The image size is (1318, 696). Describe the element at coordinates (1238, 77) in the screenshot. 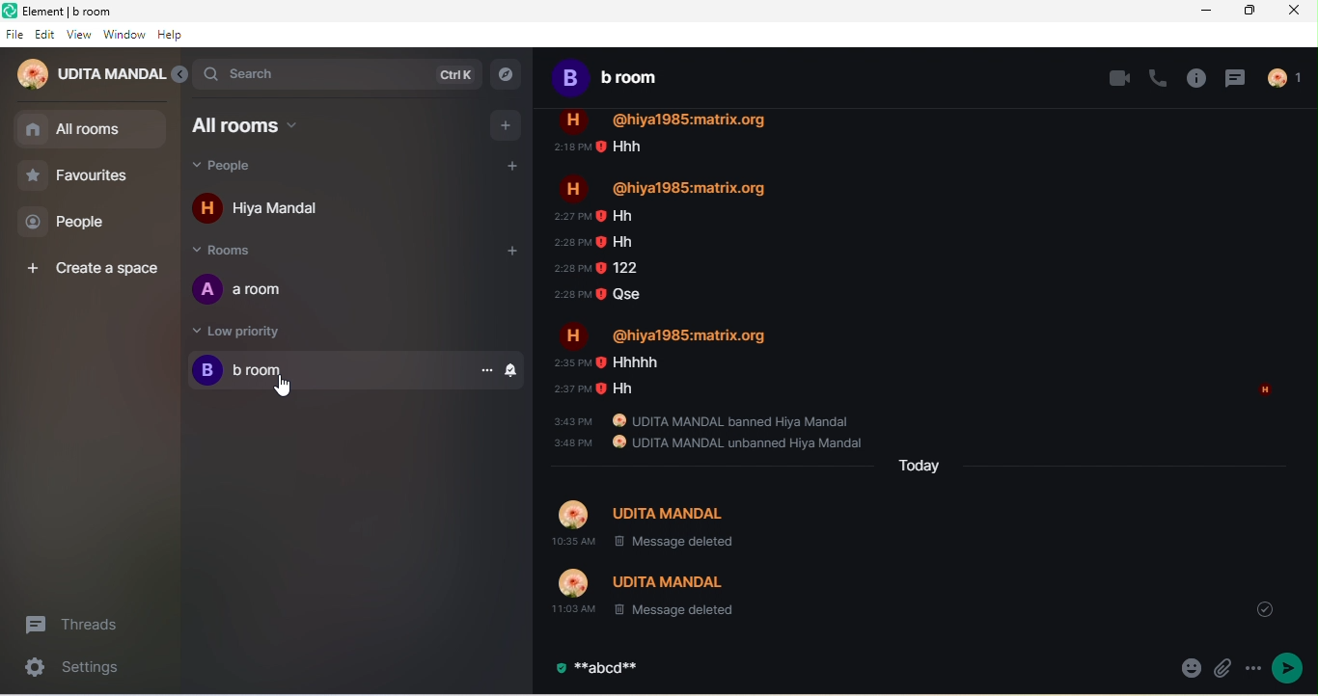

I see `threads` at that location.